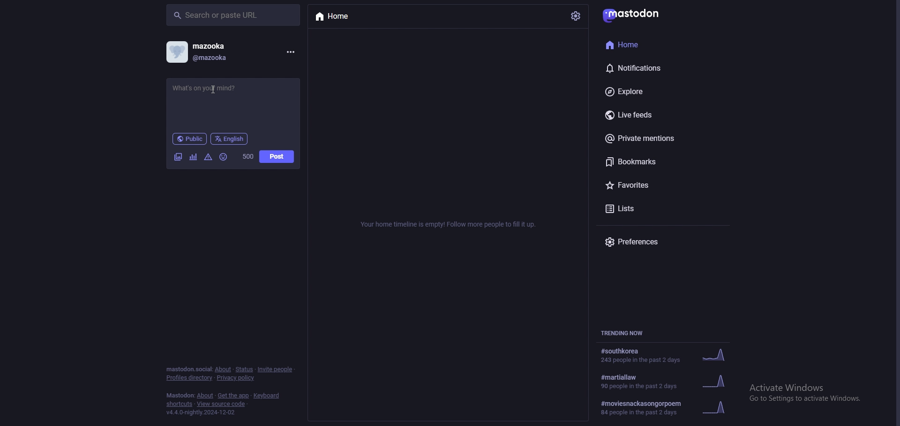  What do you see at coordinates (222, 404) in the screenshot?
I see `view source code` at bounding box center [222, 404].